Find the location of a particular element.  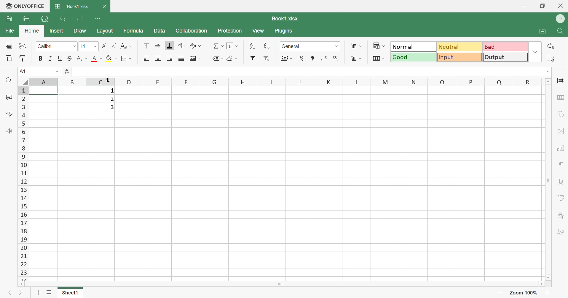

1 is located at coordinates (110, 90).